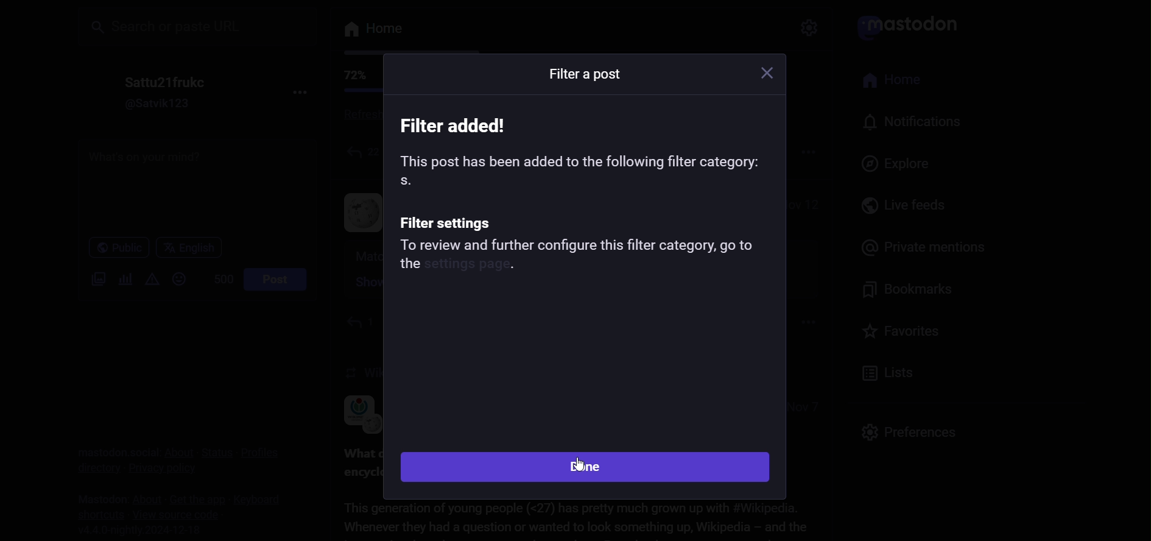 The width and height of the screenshot is (1151, 541). What do you see at coordinates (915, 124) in the screenshot?
I see `notification` at bounding box center [915, 124].